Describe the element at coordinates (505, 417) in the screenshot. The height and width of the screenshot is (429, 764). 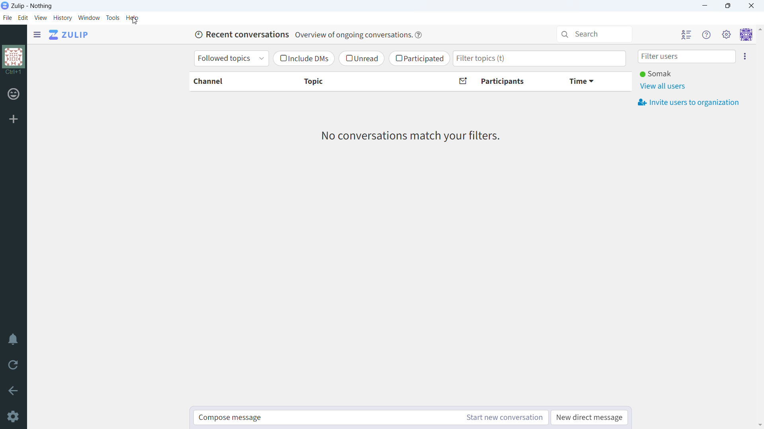
I see `start new conversation` at that location.